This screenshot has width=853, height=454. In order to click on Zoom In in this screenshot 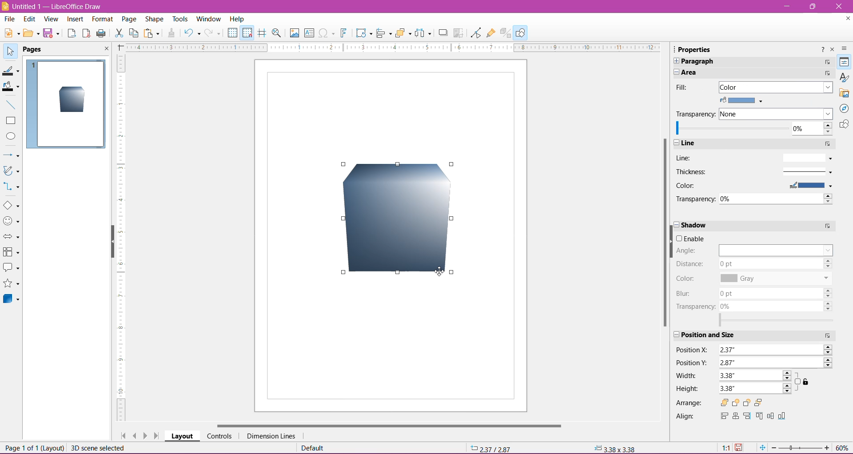, I will do `click(827, 447)`.